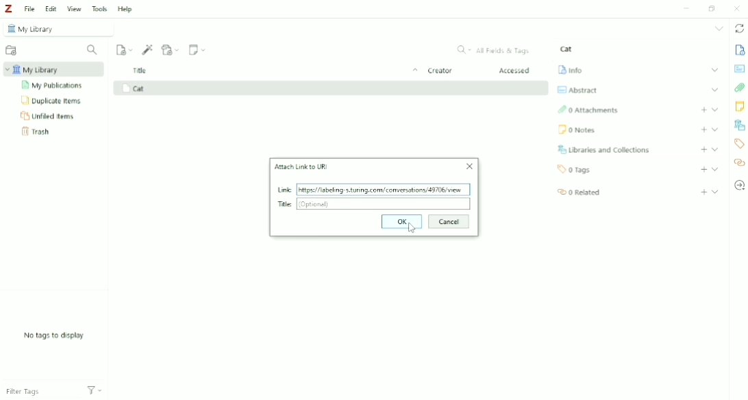  I want to click on Attachments, so click(588, 110).